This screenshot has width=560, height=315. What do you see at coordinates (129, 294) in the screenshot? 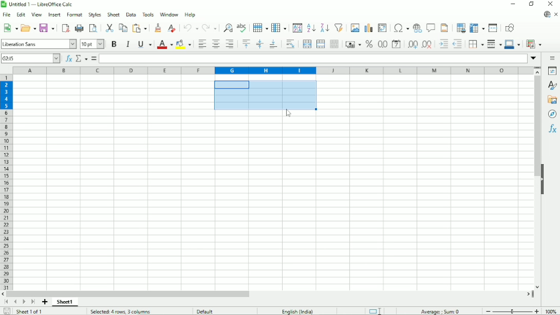
I see `Horizontal scrollbar` at bounding box center [129, 294].